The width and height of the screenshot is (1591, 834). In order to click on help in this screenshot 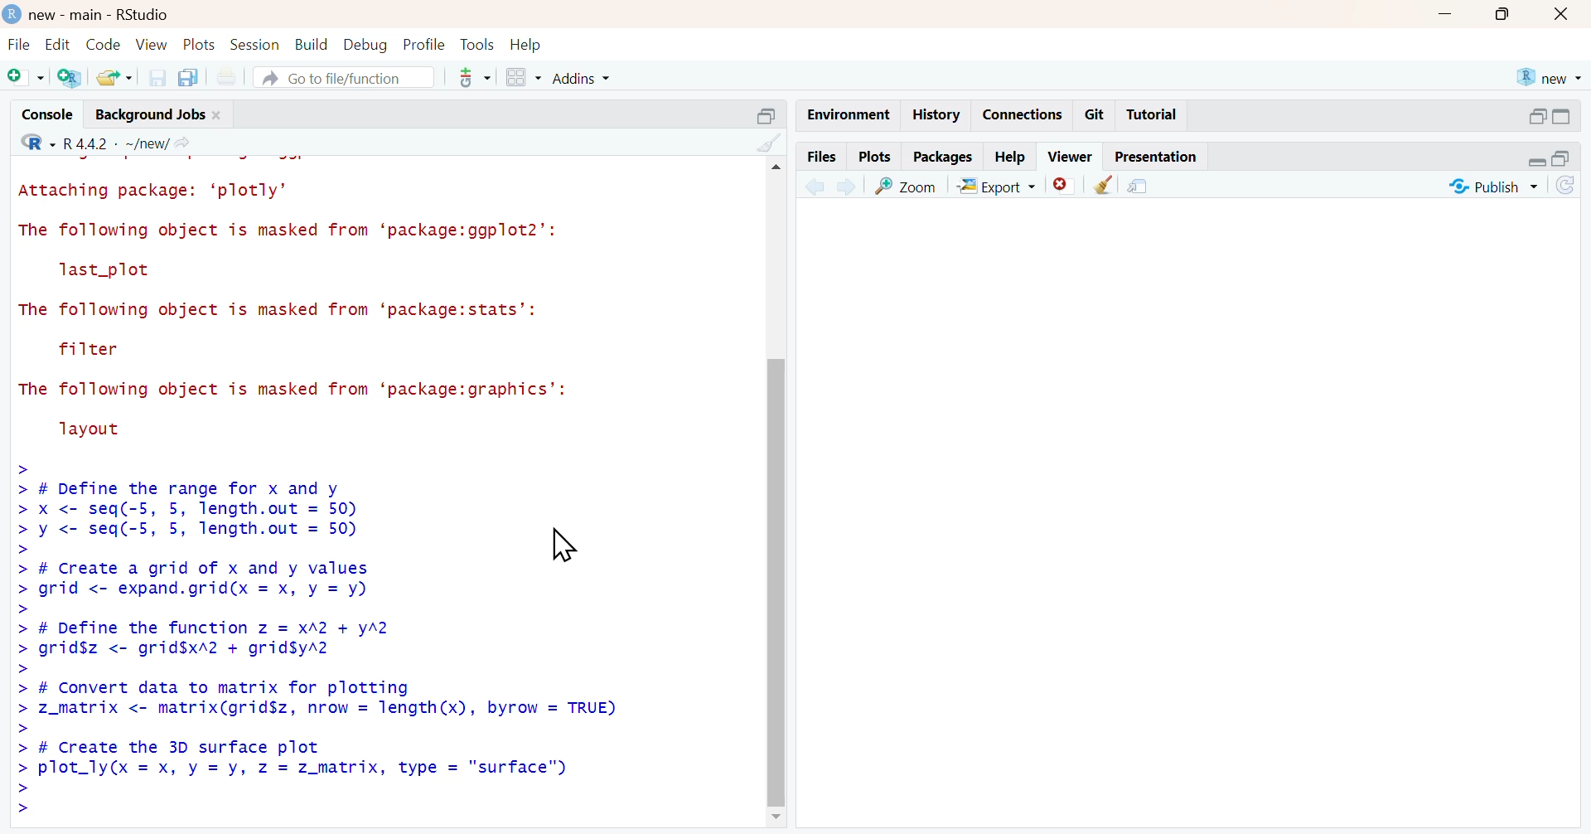, I will do `click(530, 43)`.